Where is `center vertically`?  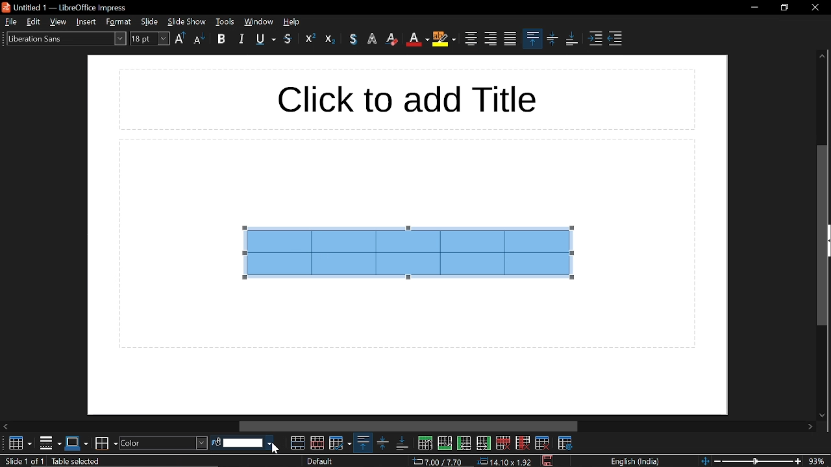
center vertically is located at coordinates (554, 40).